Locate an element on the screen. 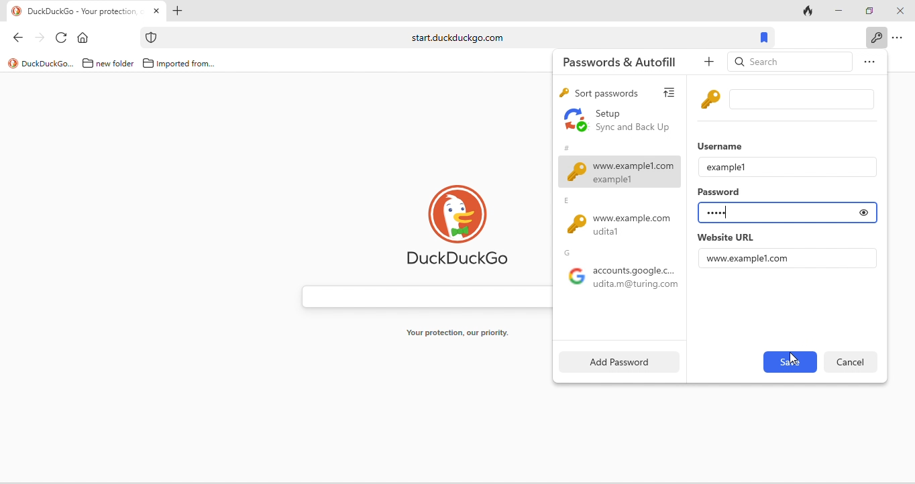  option is located at coordinates (867, 64).